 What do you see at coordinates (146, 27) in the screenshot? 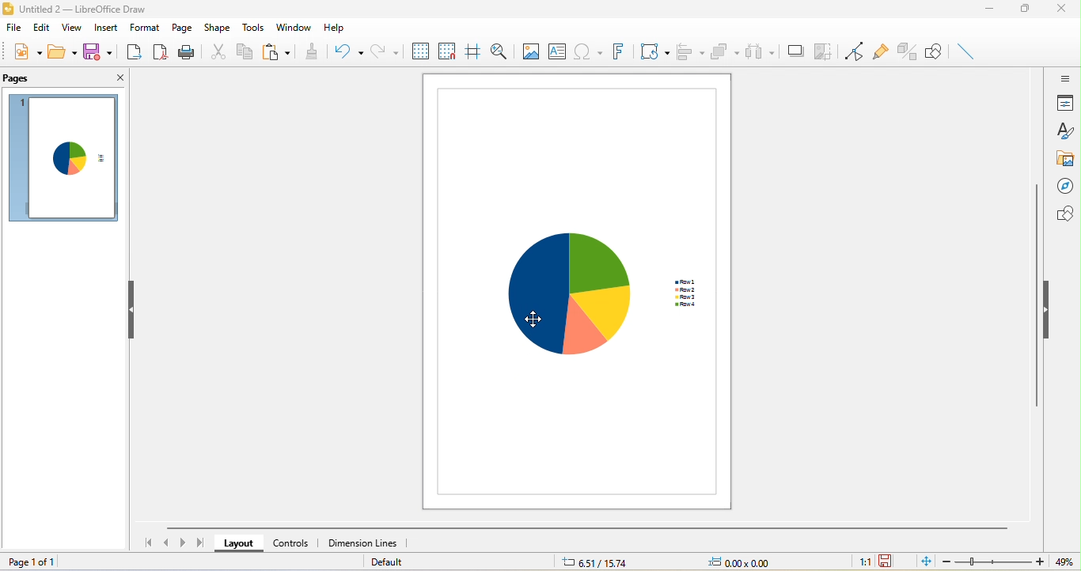
I see `format` at bounding box center [146, 27].